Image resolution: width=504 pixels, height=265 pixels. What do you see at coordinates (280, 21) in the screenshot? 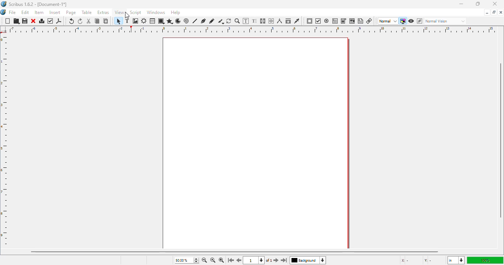
I see `measurements` at bounding box center [280, 21].